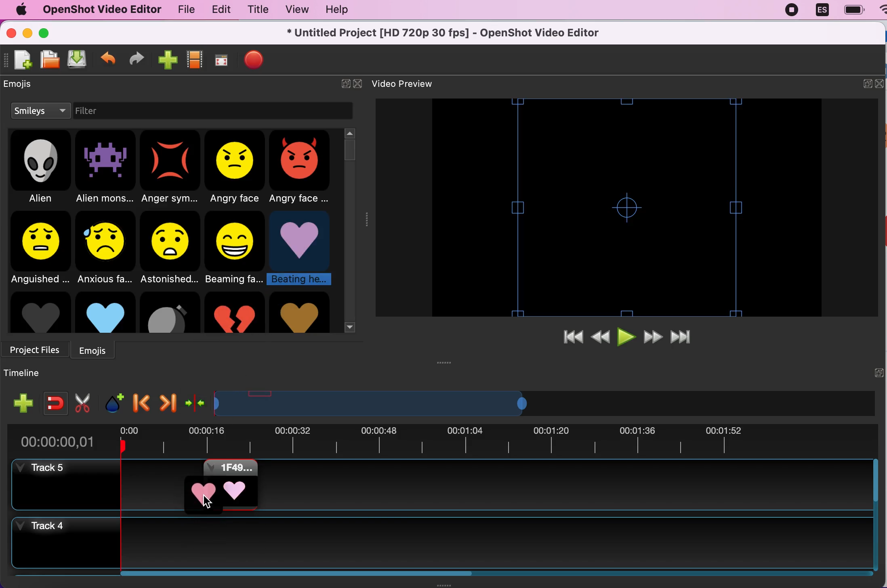 The width and height of the screenshot is (887, 588). Describe the element at coordinates (236, 168) in the screenshot. I see `angry face` at that location.